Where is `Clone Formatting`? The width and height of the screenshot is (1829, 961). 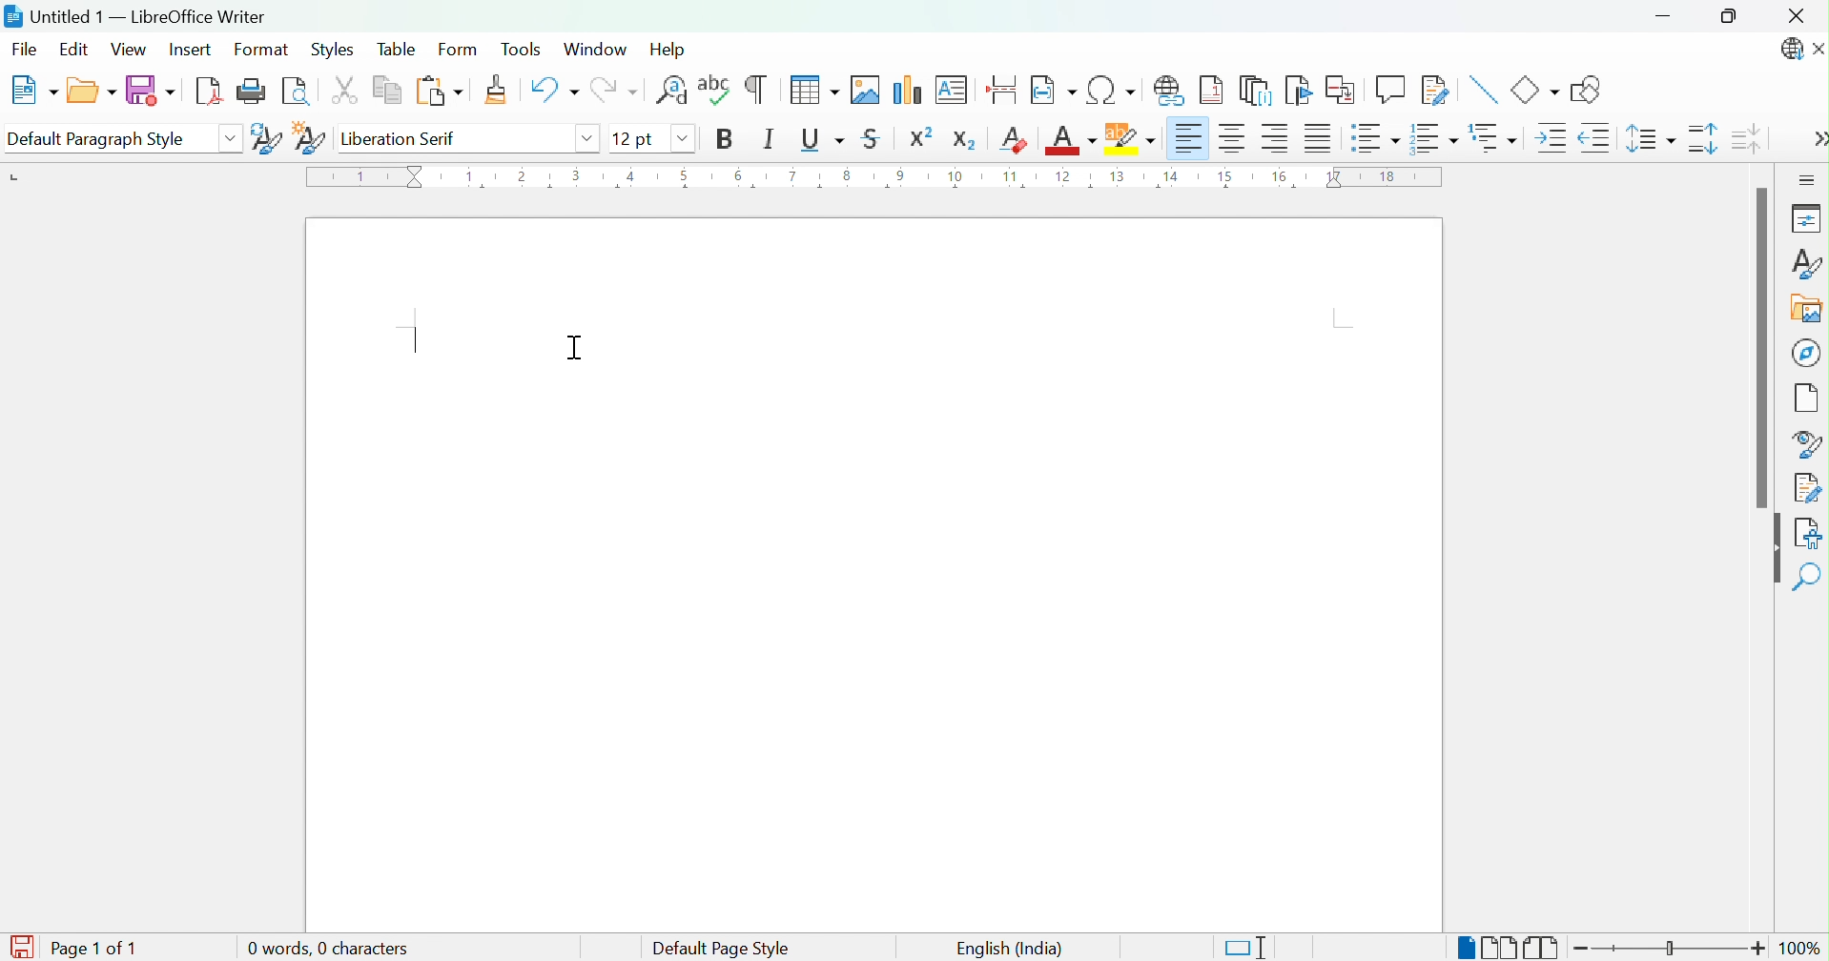
Clone Formatting is located at coordinates (500, 91).